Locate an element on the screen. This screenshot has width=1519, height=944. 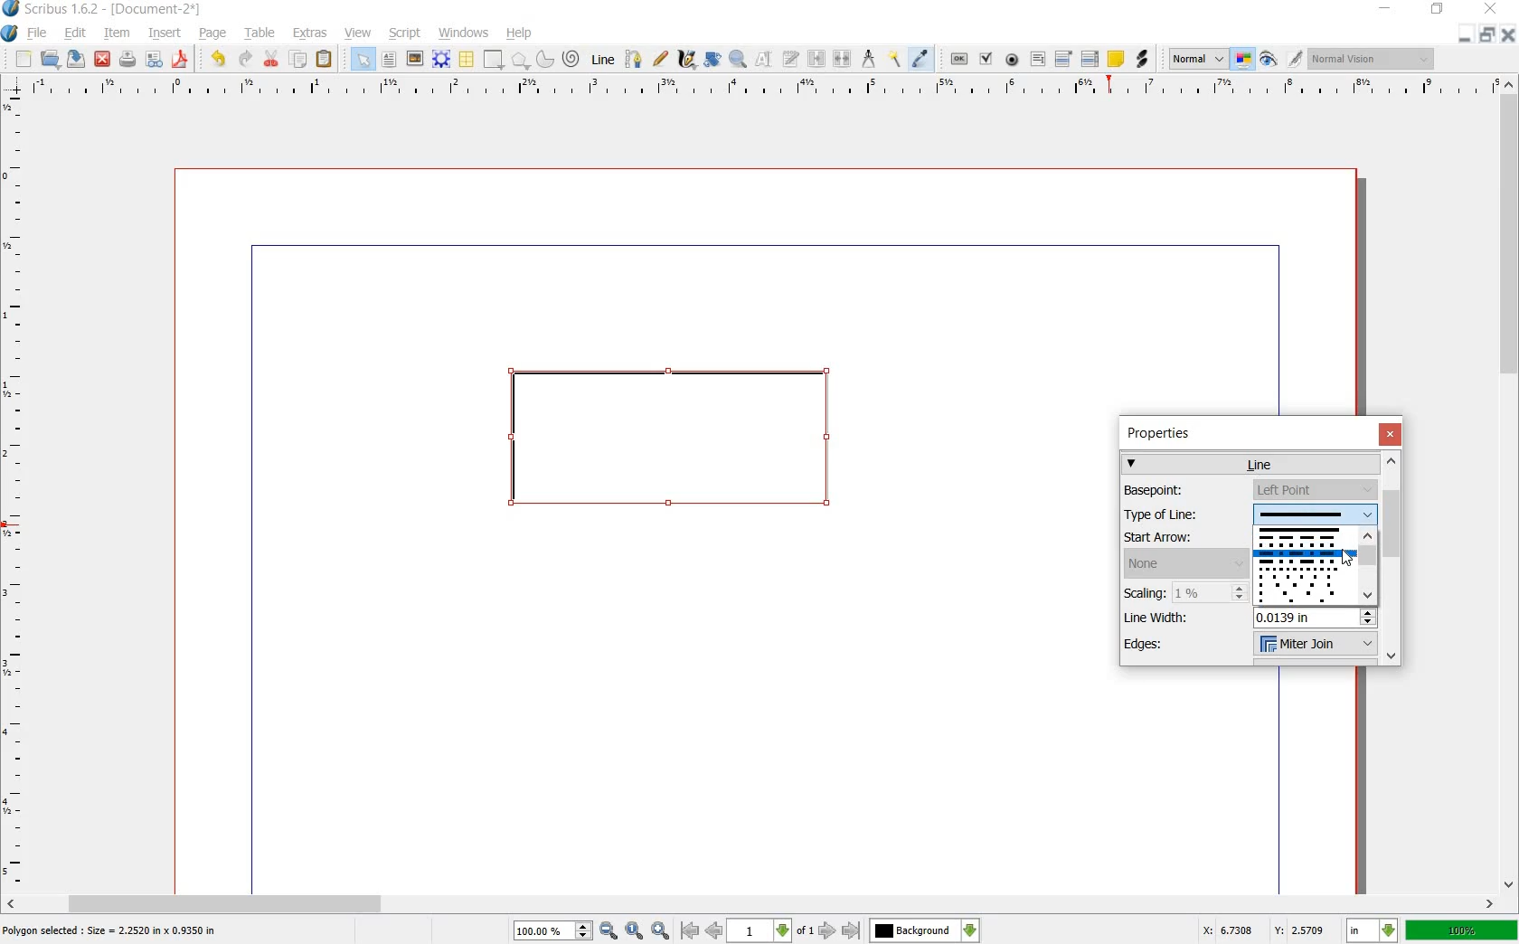
RULER is located at coordinates (15, 492).